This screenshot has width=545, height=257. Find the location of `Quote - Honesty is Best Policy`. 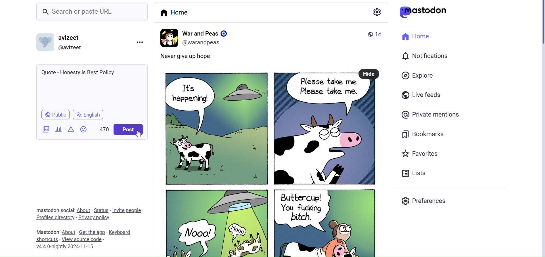

Quote - Honesty is Best Policy is located at coordinates (91, 85).